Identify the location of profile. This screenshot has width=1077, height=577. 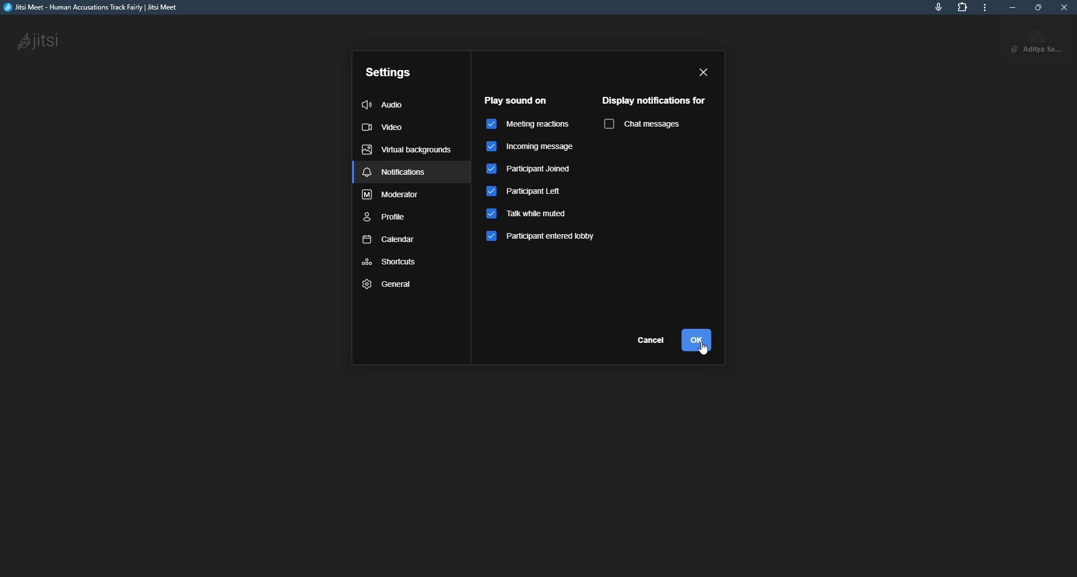
(1045, 43).